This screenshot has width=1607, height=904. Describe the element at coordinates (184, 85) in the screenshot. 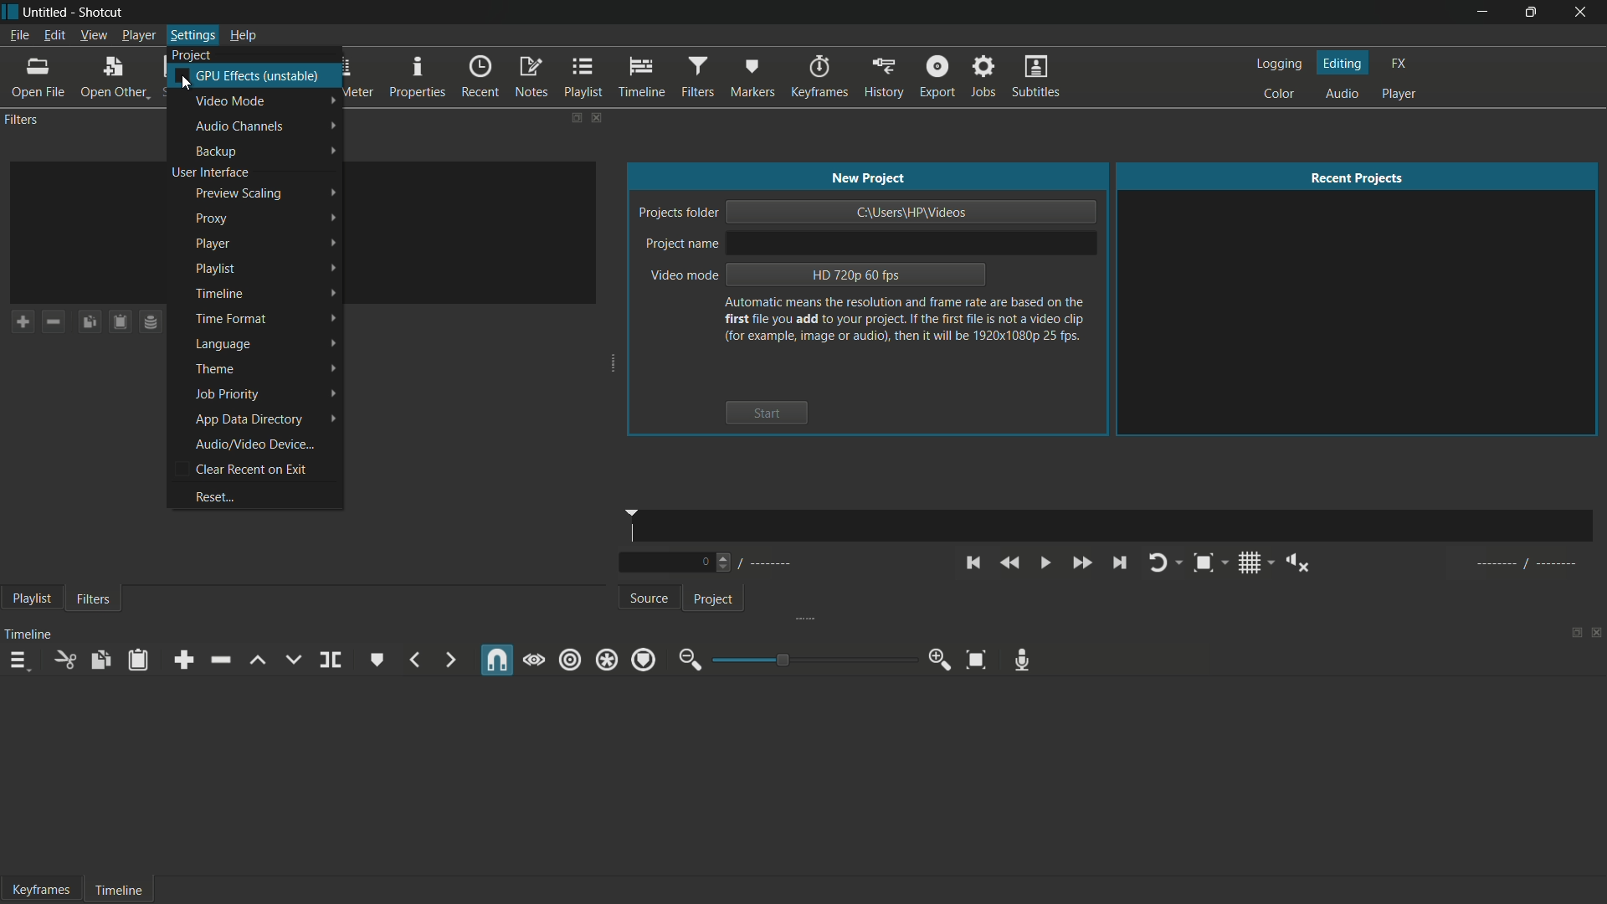

I see `cursor` at that location.